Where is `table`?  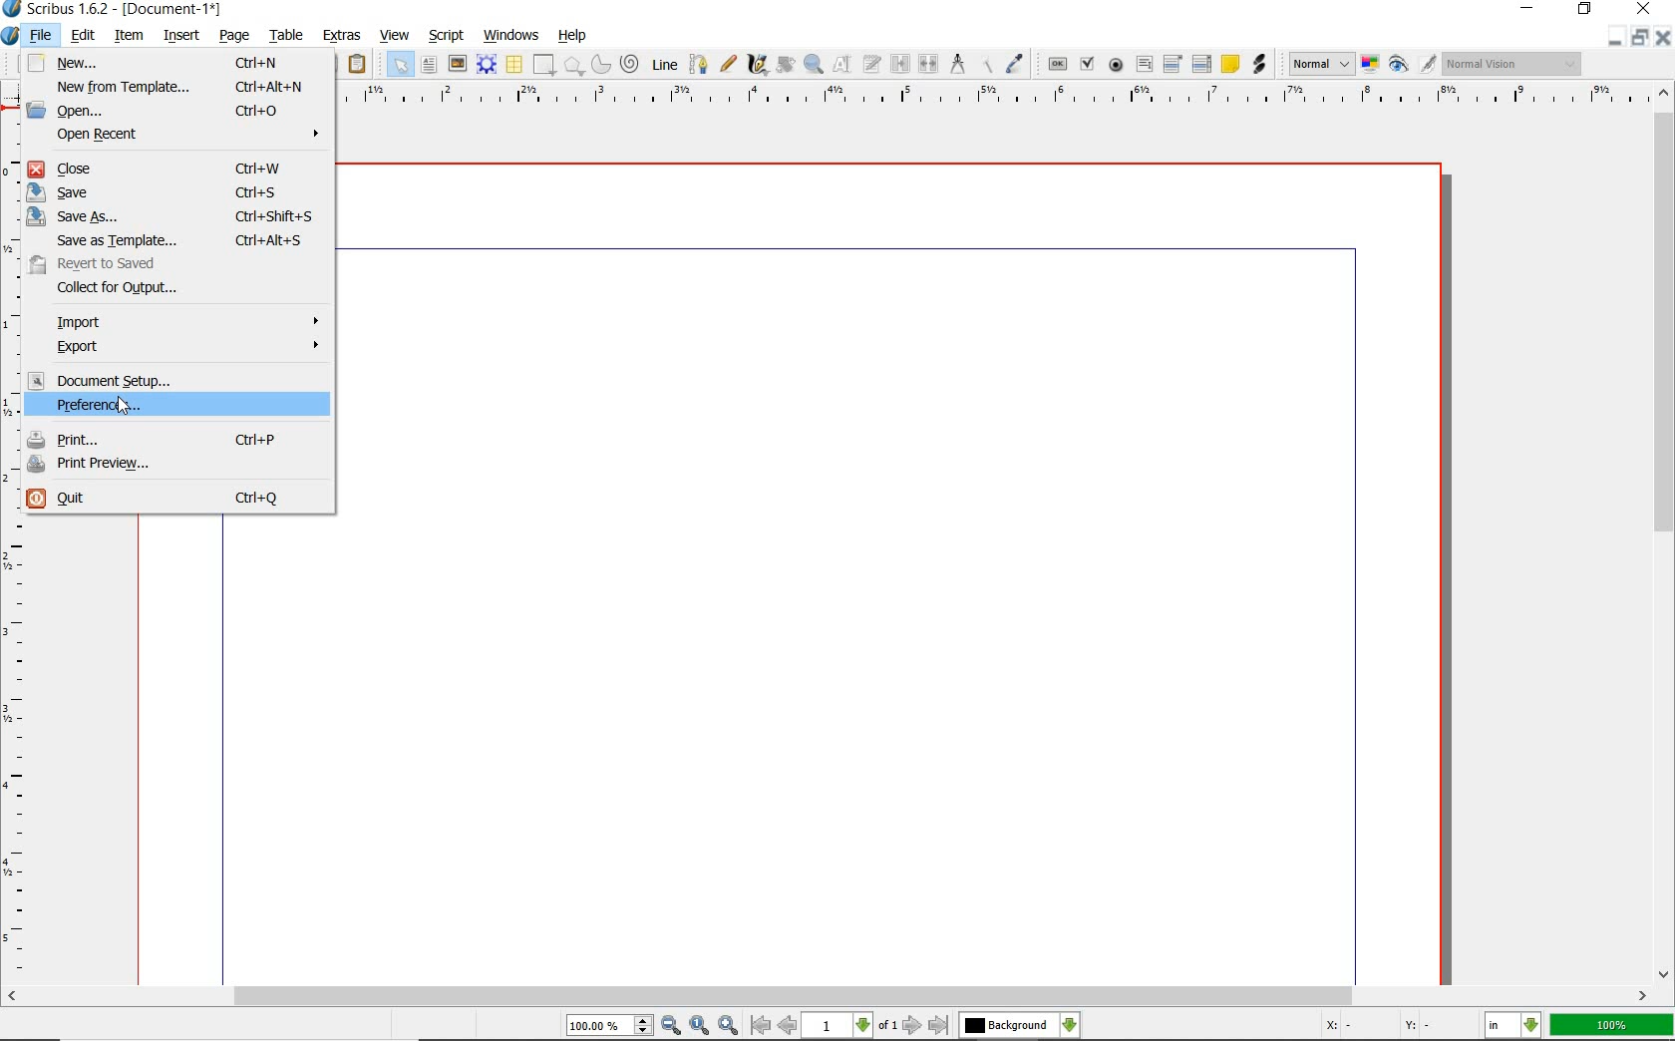
table is located at coordinates (514, 66).